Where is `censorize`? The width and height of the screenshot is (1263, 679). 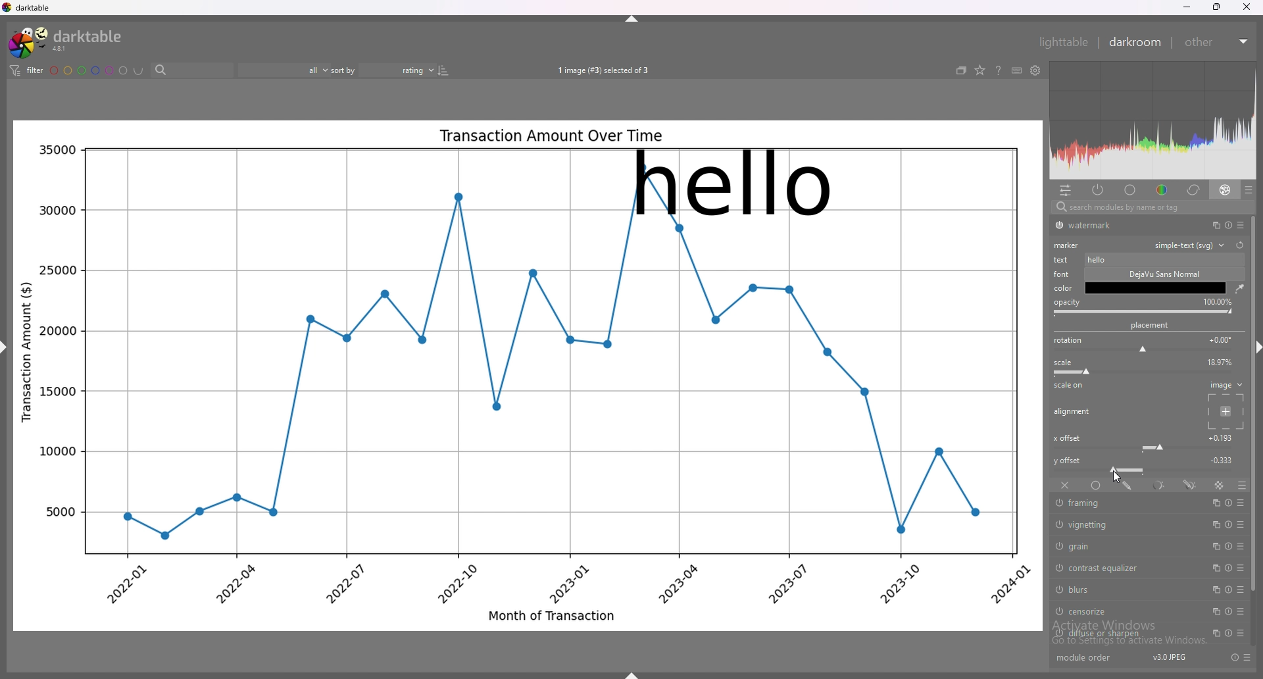
censorize is located at coordinates (1120, 611).